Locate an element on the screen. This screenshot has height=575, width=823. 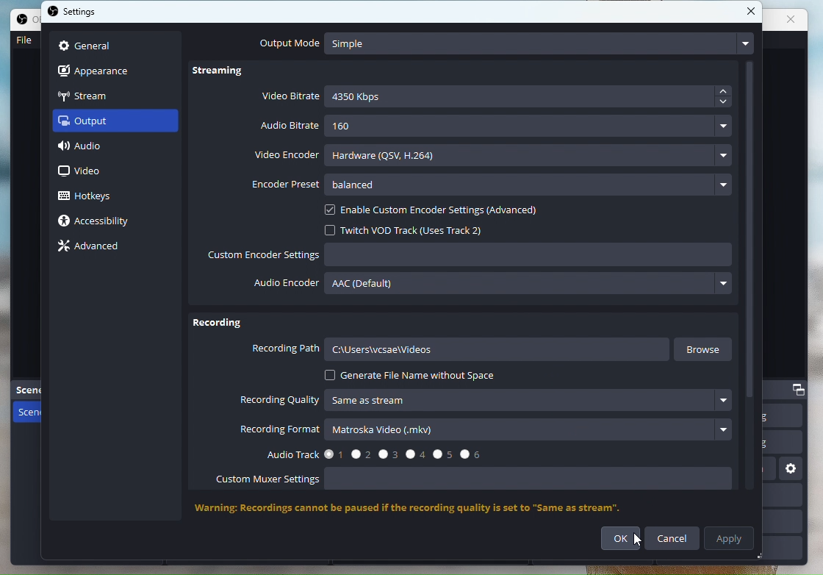
Cancel is located at coordinates (674, 538).